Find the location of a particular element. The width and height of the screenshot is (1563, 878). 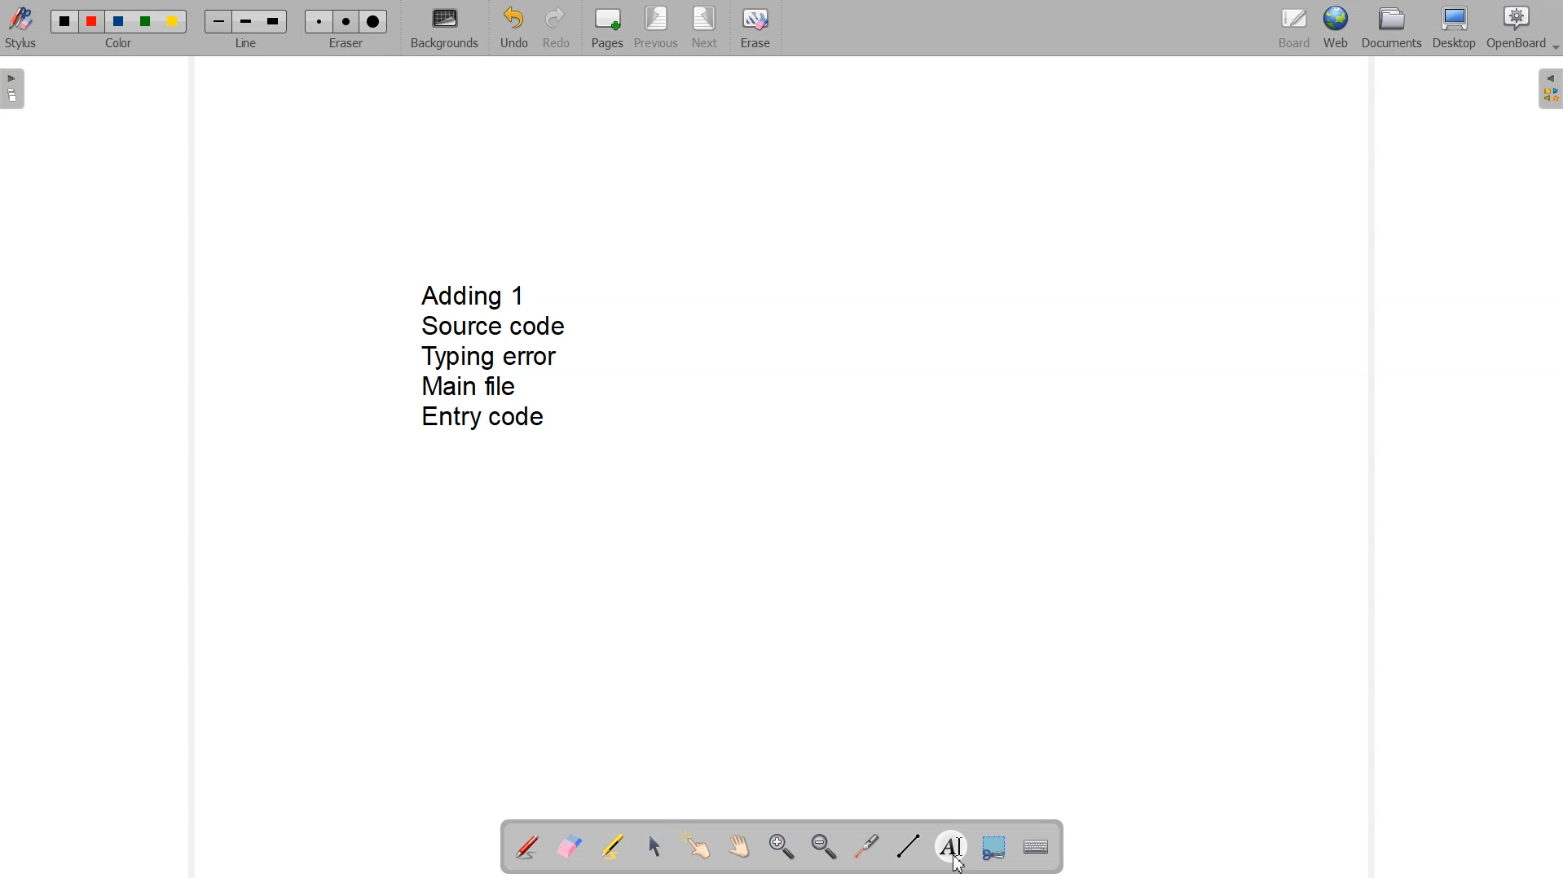

Large eraser is located at coordinates (374, 22).